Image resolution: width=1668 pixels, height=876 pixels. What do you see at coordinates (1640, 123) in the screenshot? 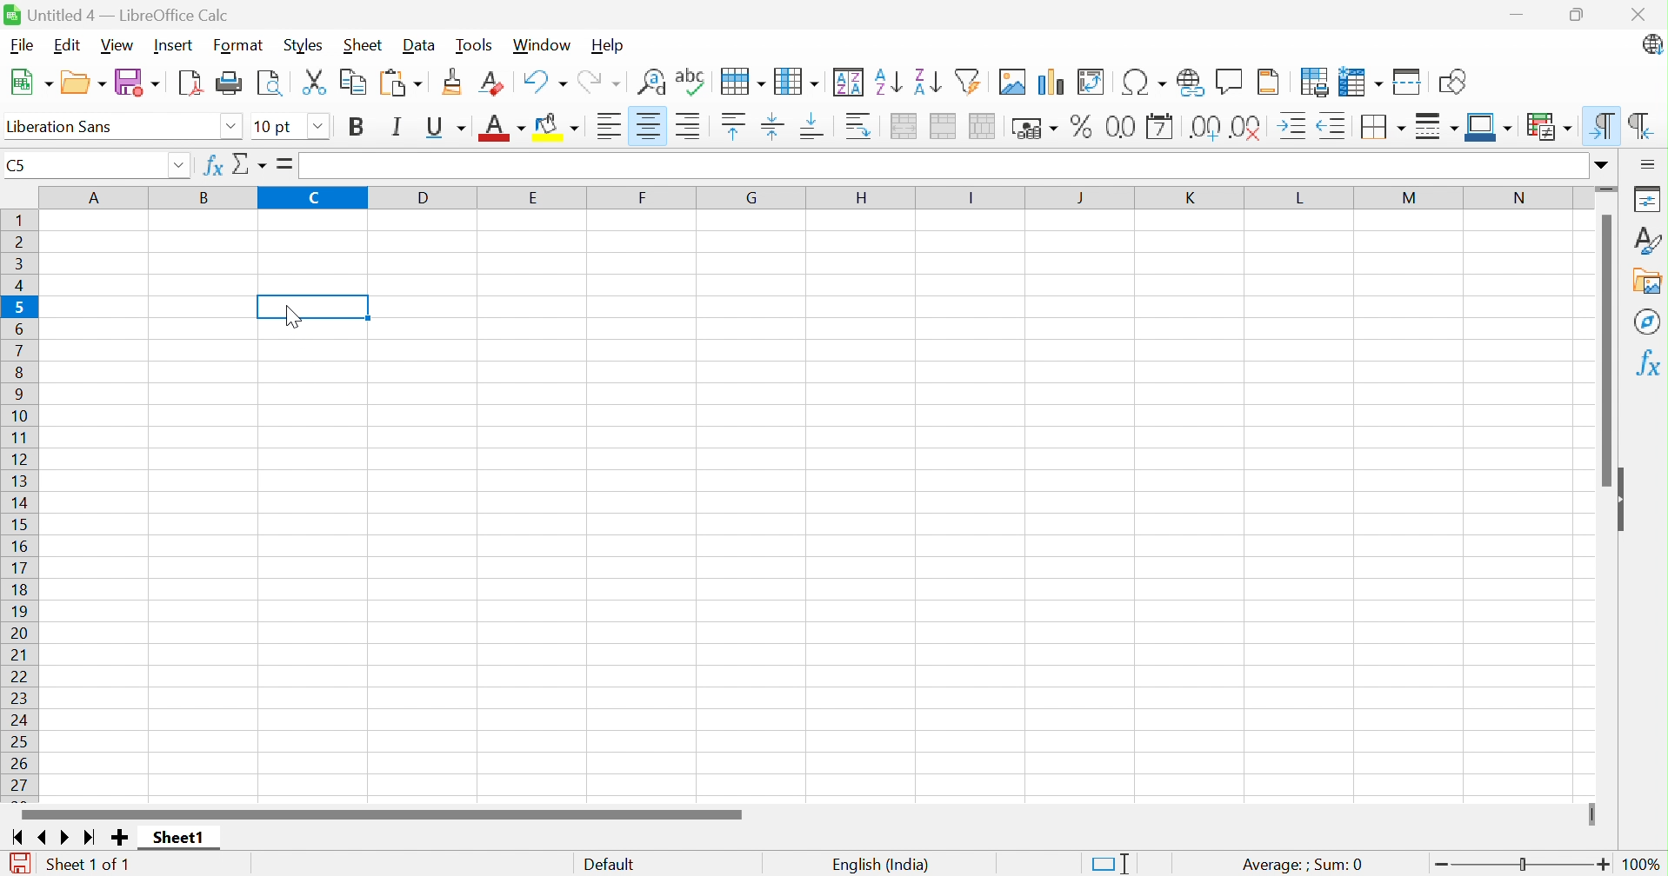
I see `Right-To-Left` at bounding box center [1640, 123].